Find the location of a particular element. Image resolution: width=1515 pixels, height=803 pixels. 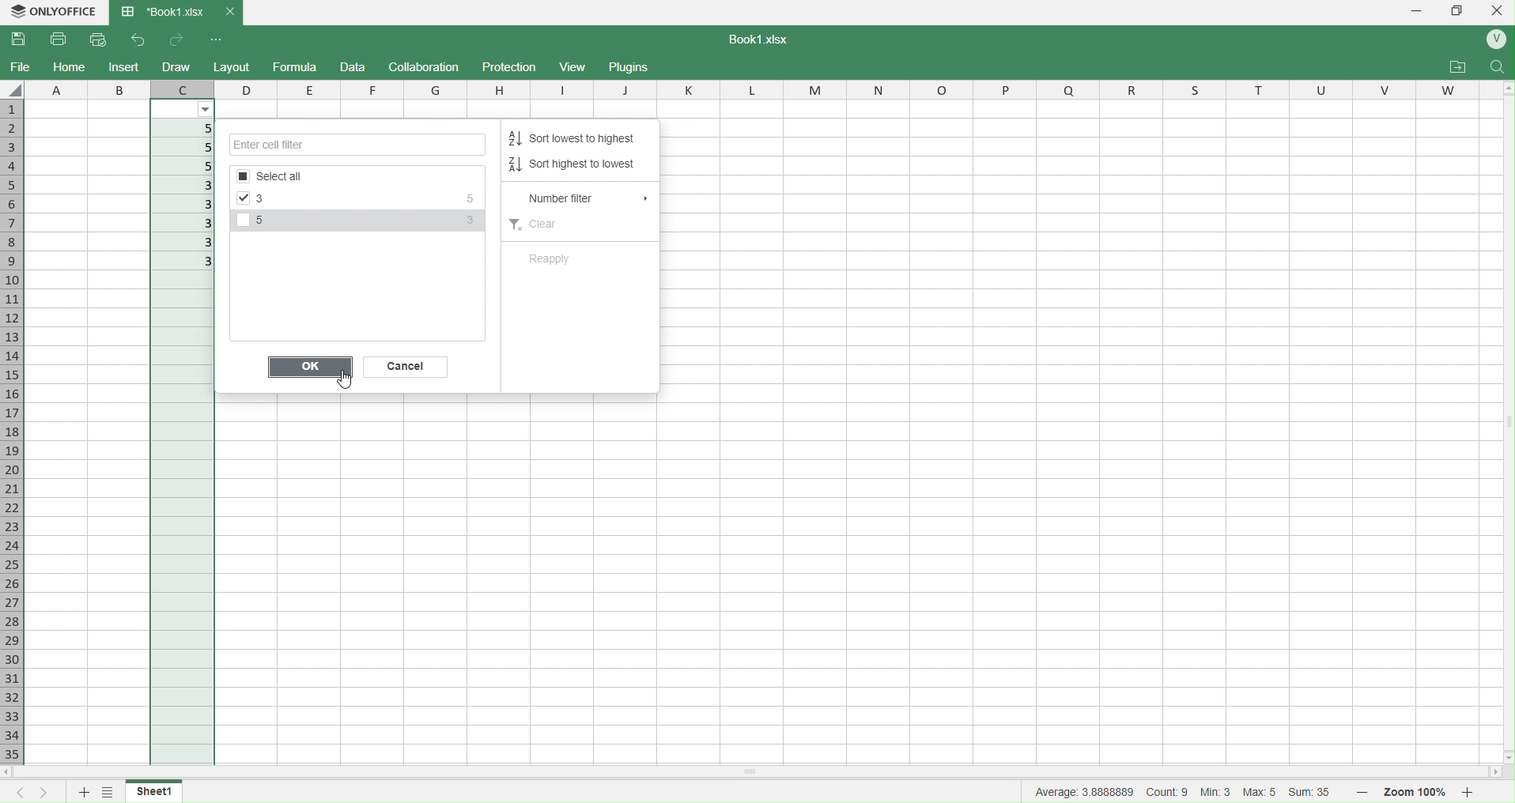

scroll down is located at coordinates (1506, 758).